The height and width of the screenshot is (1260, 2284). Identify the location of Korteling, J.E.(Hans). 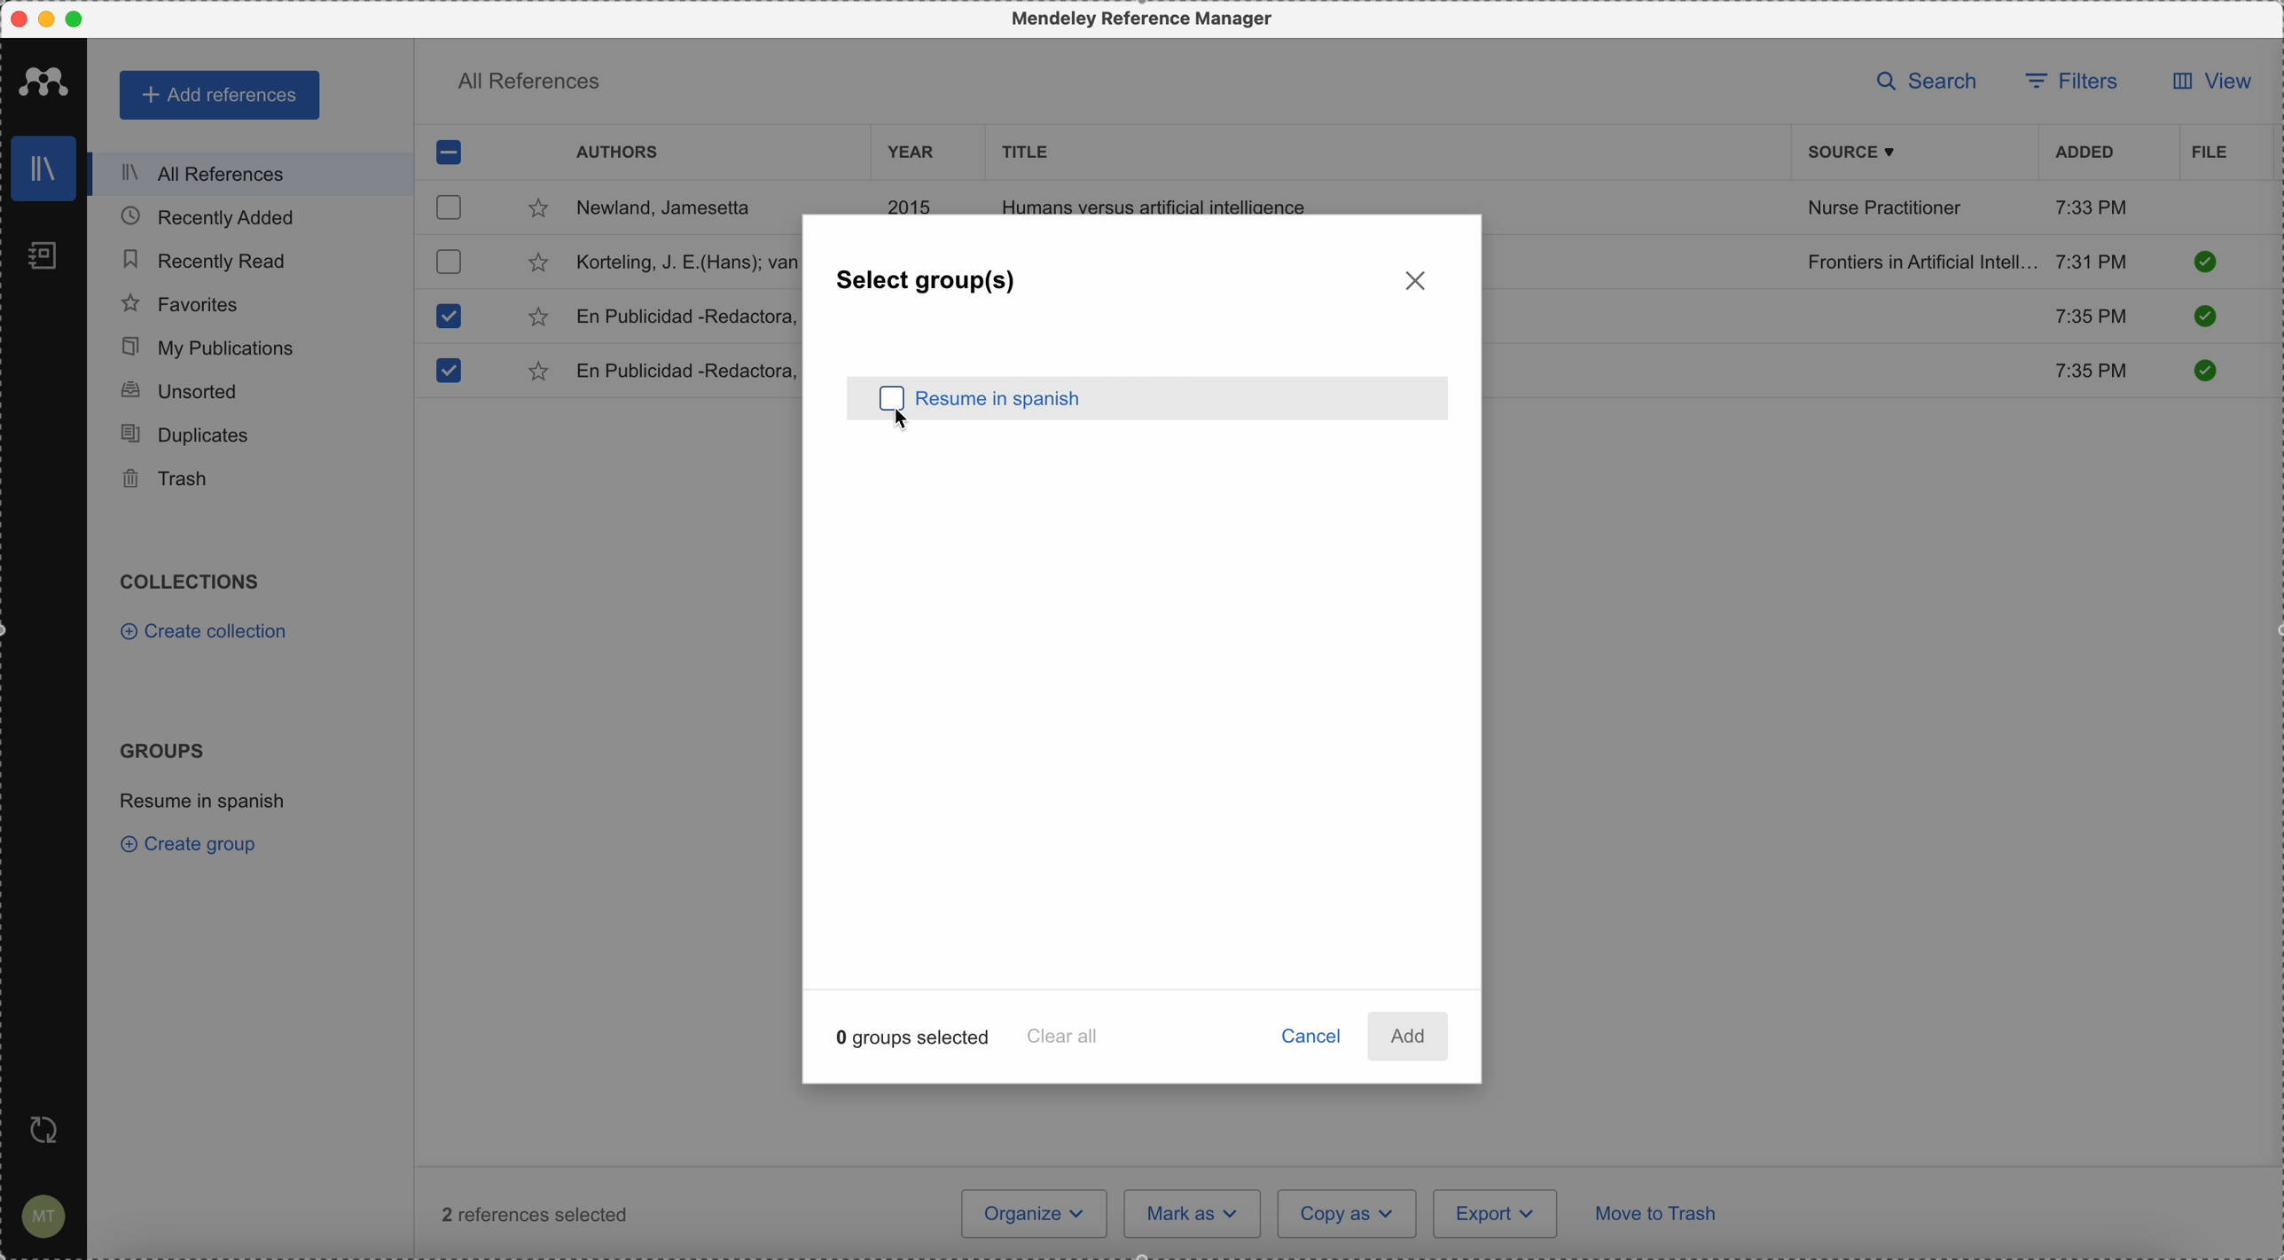
(684, 262).